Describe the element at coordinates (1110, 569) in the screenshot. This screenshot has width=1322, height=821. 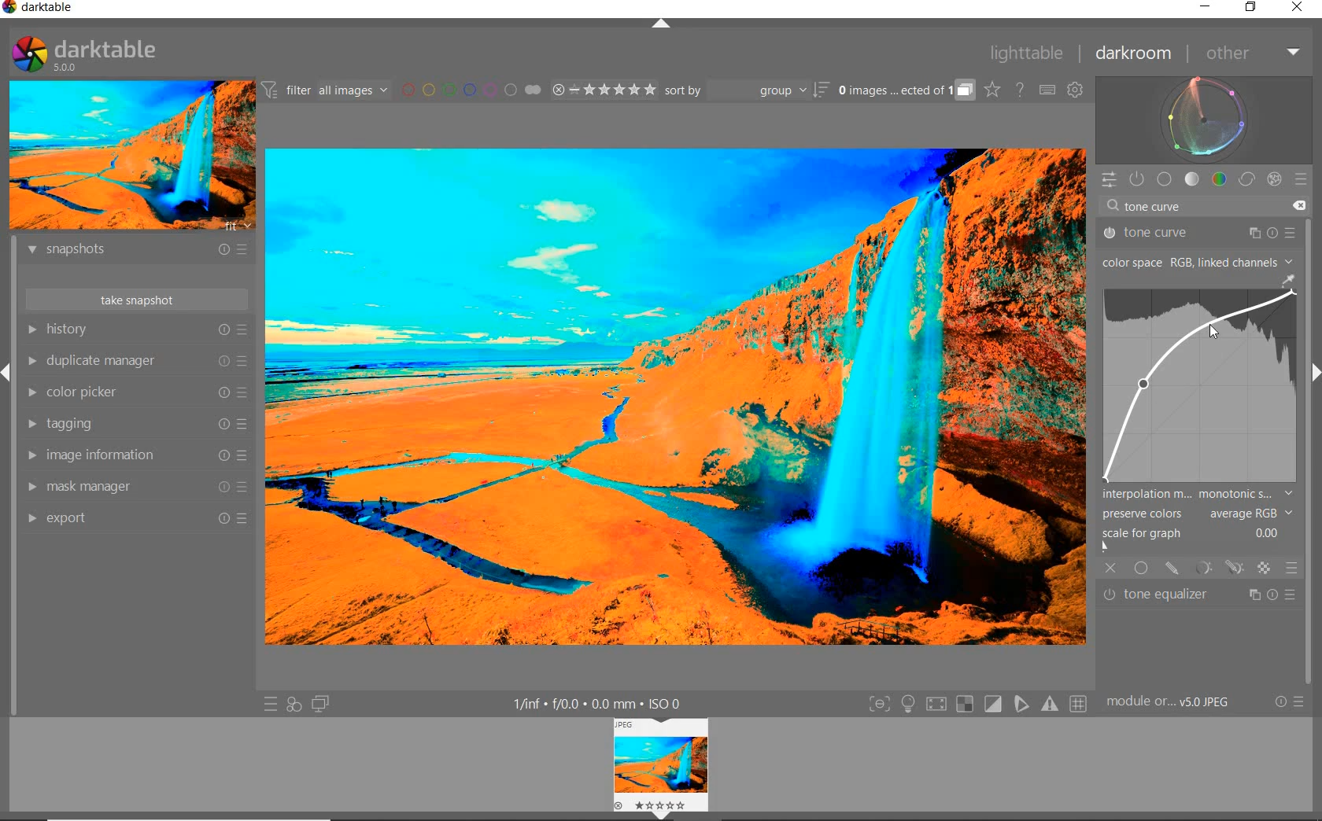
I see `OFF` at that location.